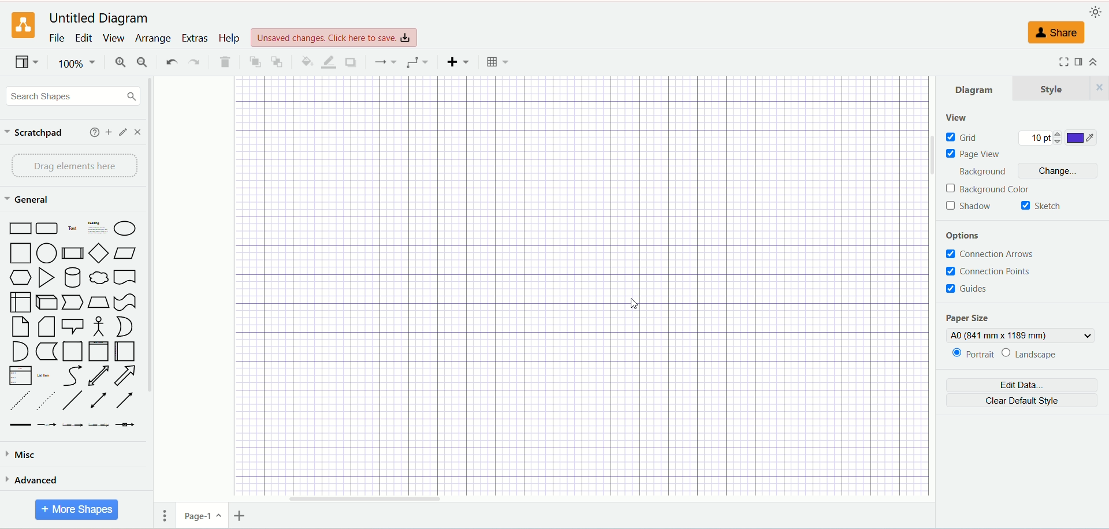 Image resolution: width=1109 pixels, height=529 pixels. I want to click on Item List, so click(20, 376).